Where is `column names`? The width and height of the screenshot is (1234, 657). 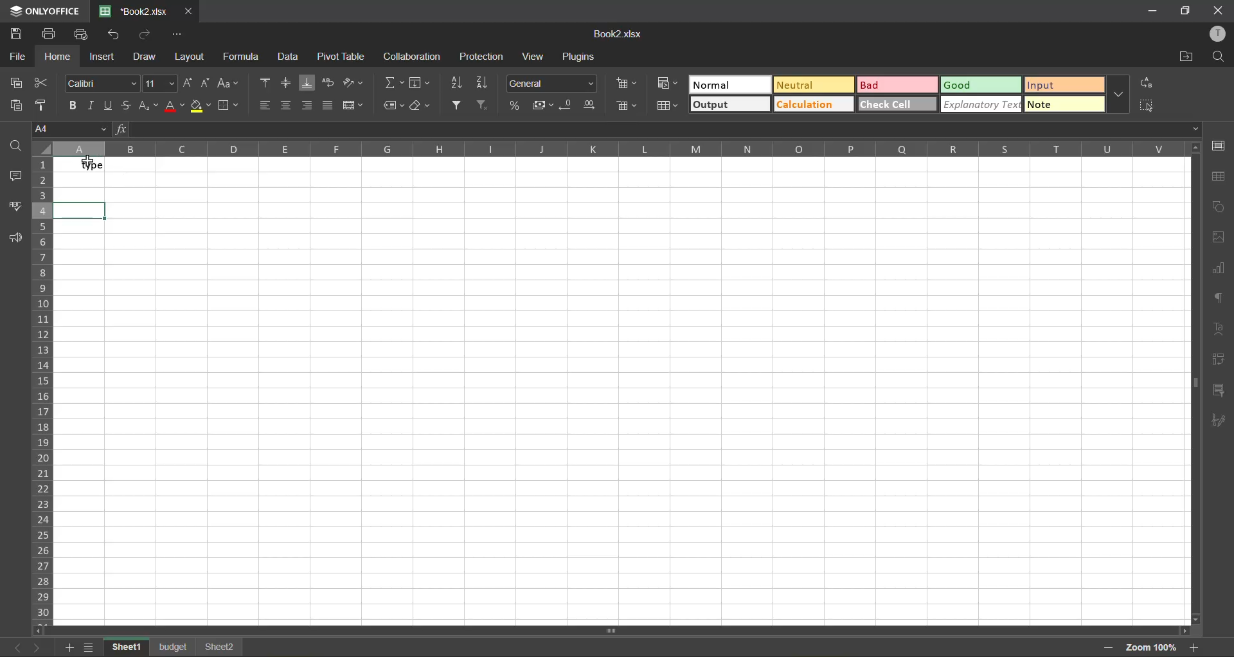
column names is located at coordinates (616, 149).